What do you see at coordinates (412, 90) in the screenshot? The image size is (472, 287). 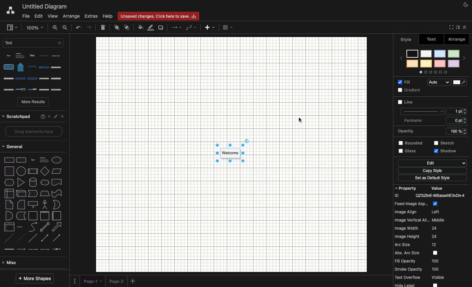 I see `Line` at bounding box center [412, 90].